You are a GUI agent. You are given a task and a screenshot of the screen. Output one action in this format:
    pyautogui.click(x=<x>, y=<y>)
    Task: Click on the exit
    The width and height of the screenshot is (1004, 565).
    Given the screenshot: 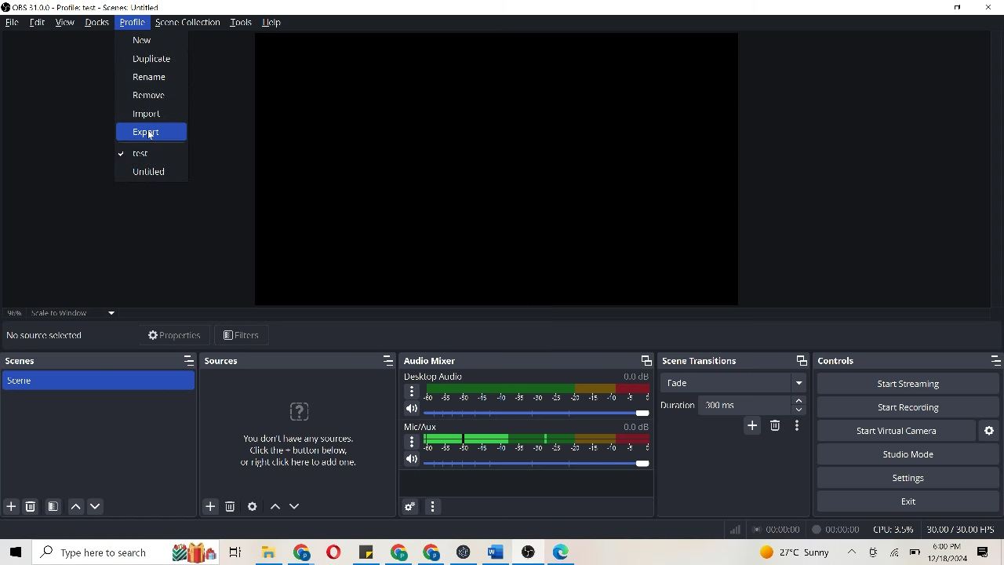 What is the action you would take?
    pyautogui.click(x=907, y=499)
    